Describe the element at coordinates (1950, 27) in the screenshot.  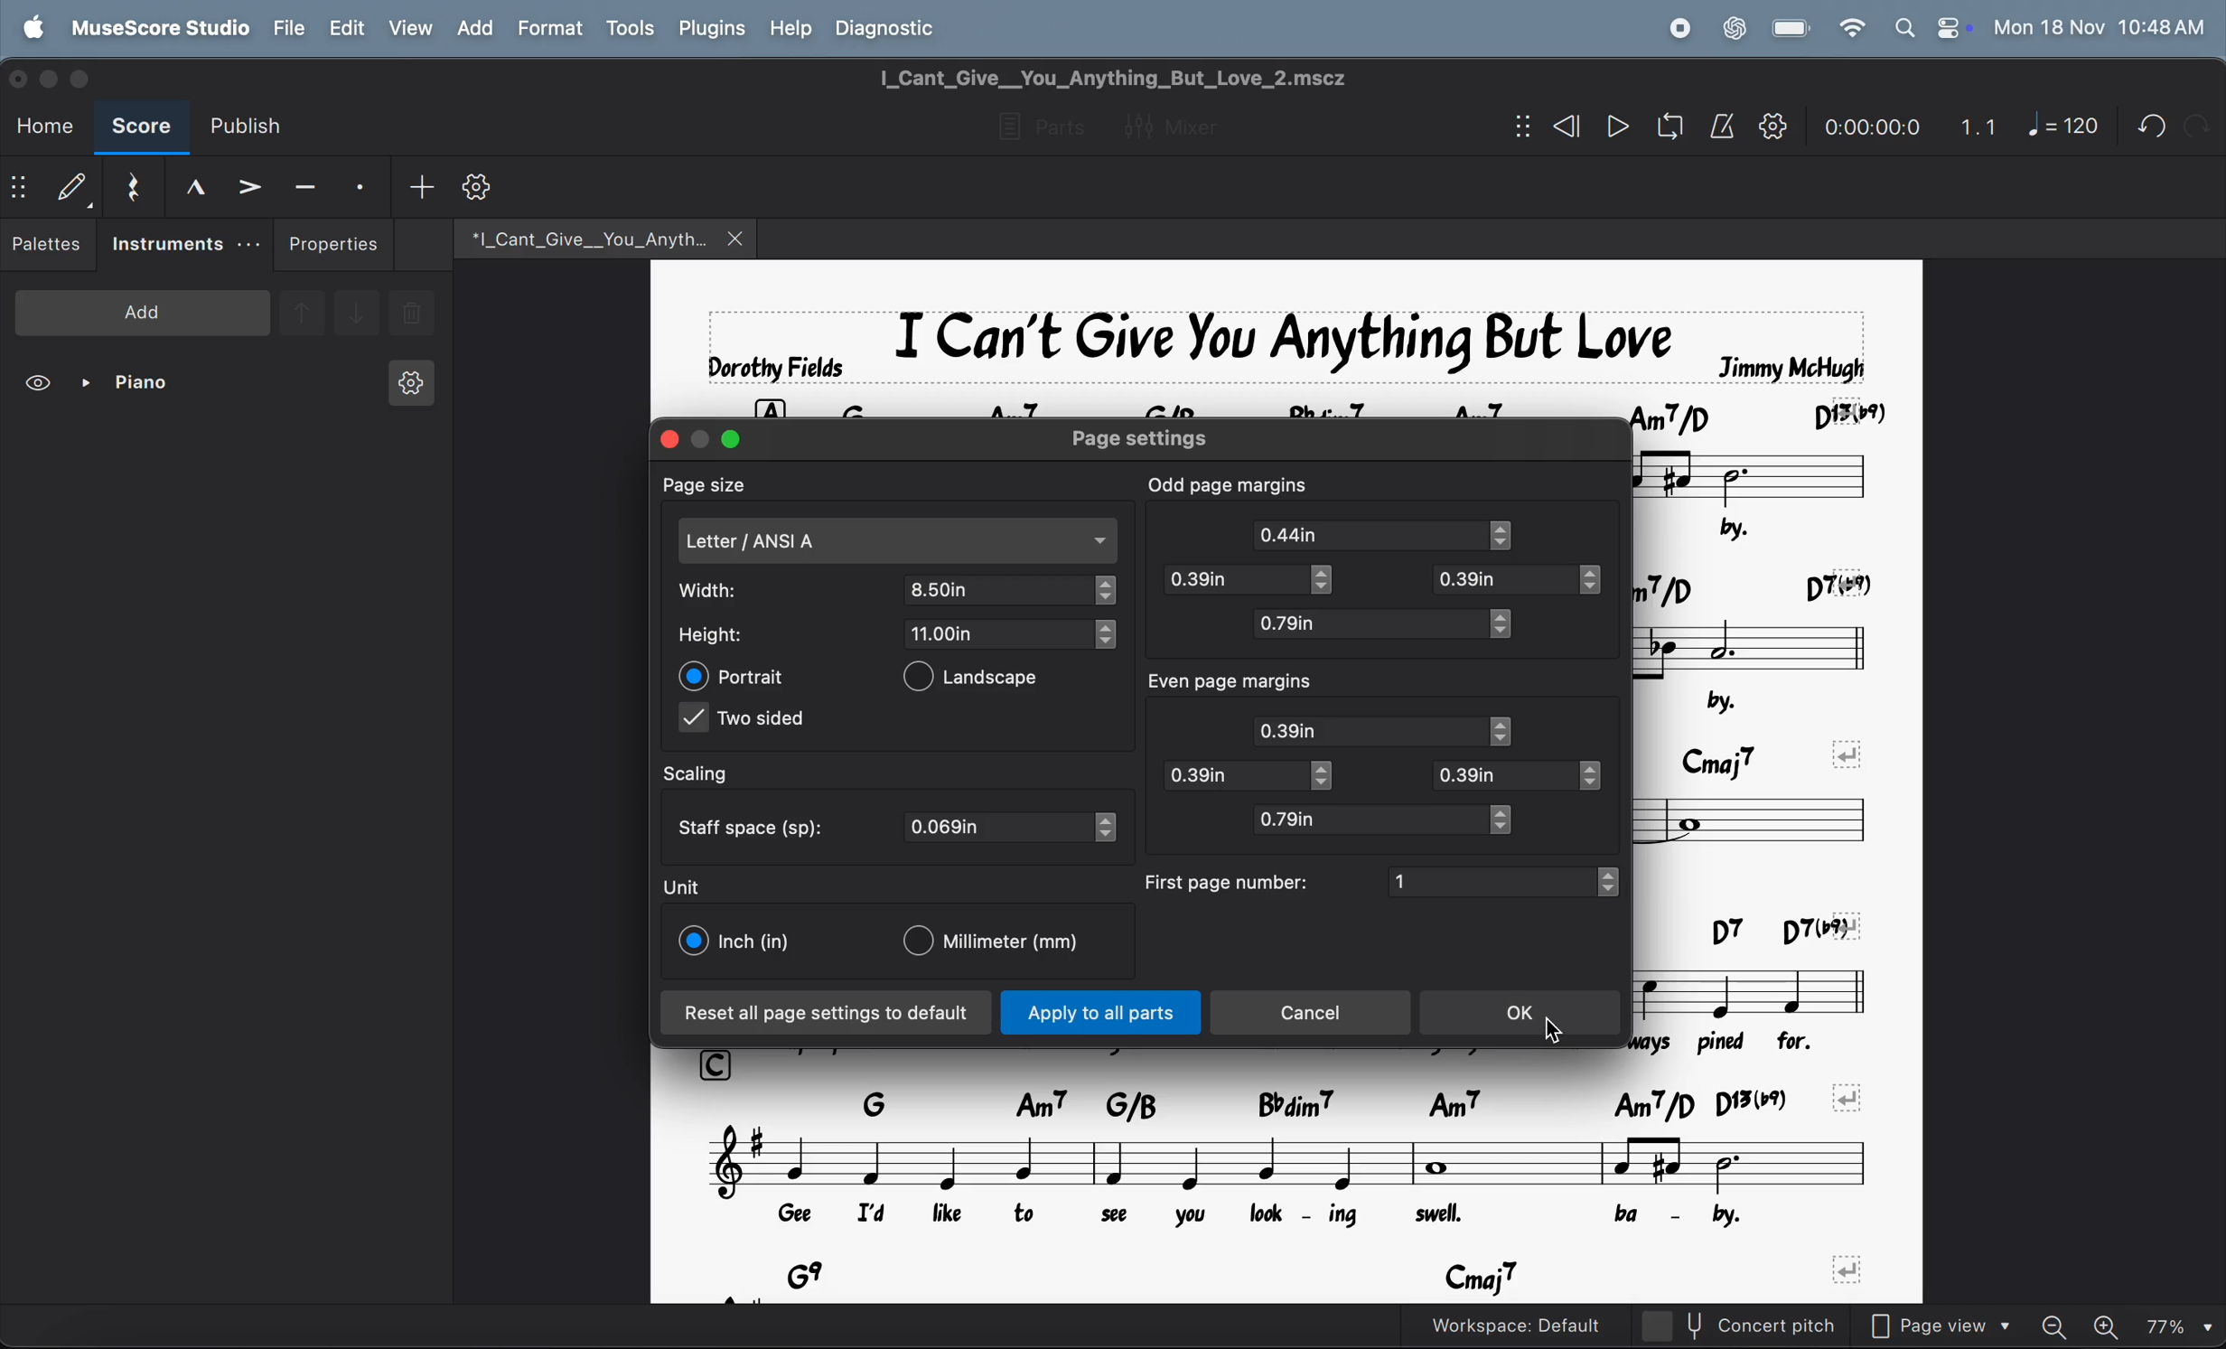
I see `control center` at that location.